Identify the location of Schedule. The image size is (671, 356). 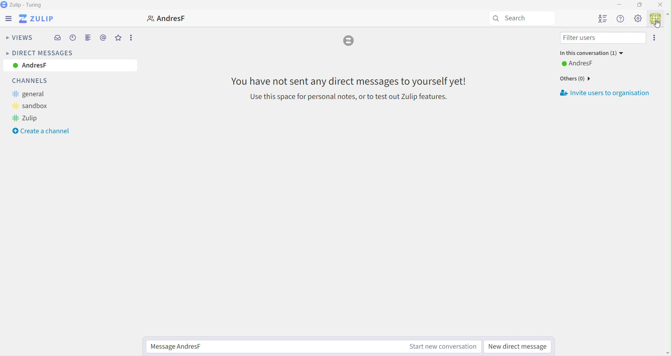
(73, 39).